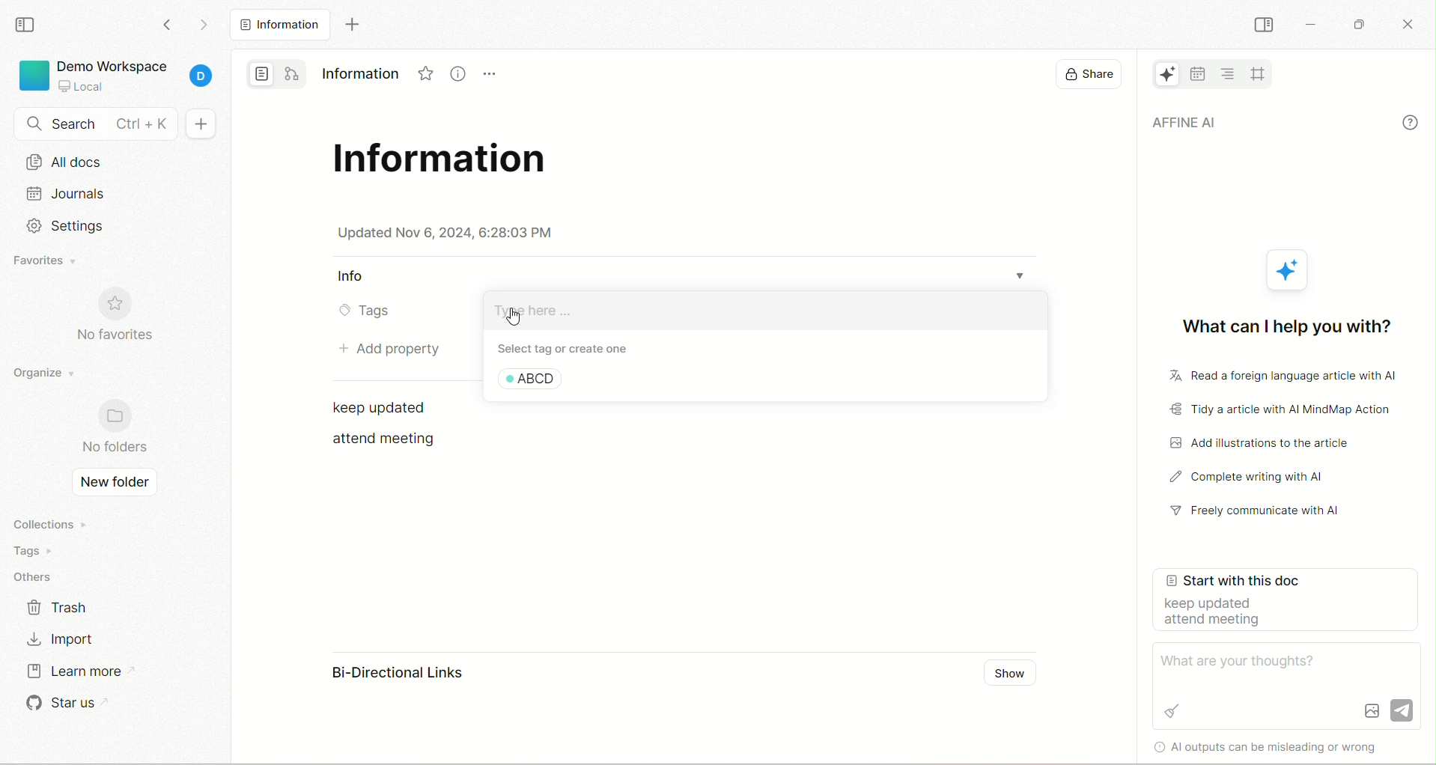  What do you see at coordinates (112, 64) in the screenshot?
I see `demo workspace` at bounding box center [112, 64].